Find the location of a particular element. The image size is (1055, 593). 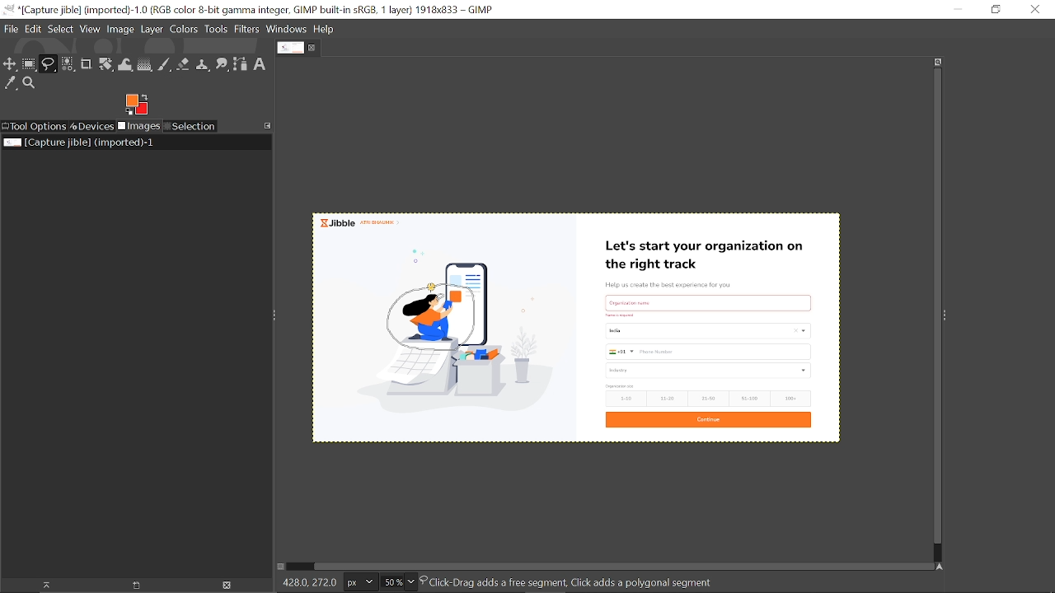

Paintbrush tool is located at coordinates (165, 65).